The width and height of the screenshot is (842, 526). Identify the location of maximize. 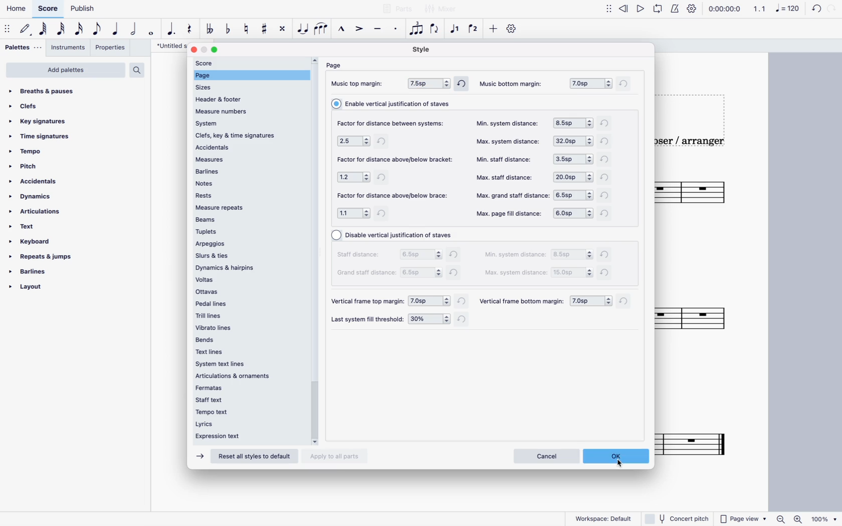
(217, 50).